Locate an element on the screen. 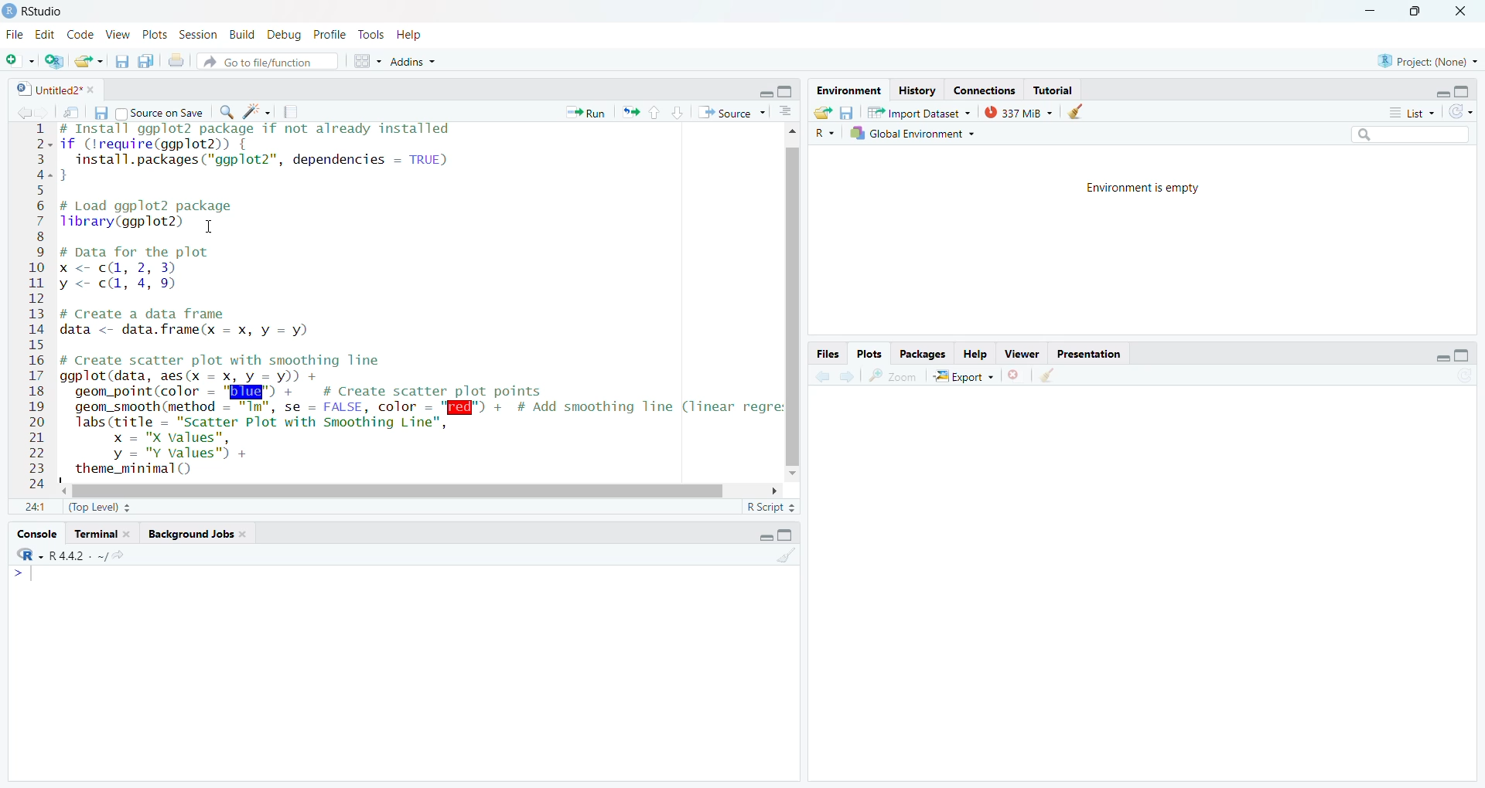 This screenshot has height=788, width=1485. find/replace is located at coordinates (226, 112).